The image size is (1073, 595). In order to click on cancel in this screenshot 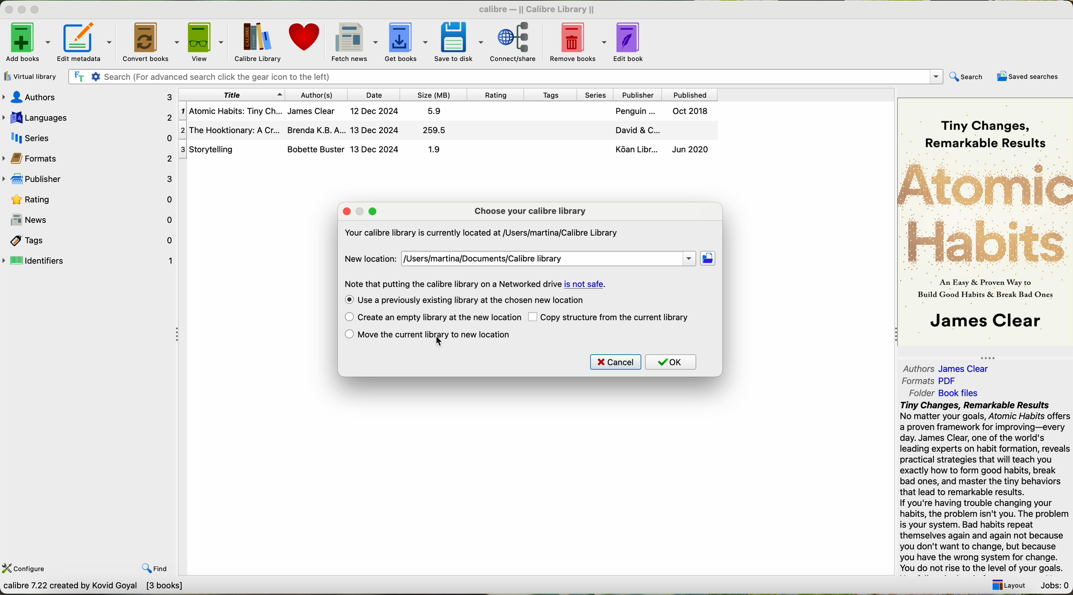, I will do `click(616, 362)`.